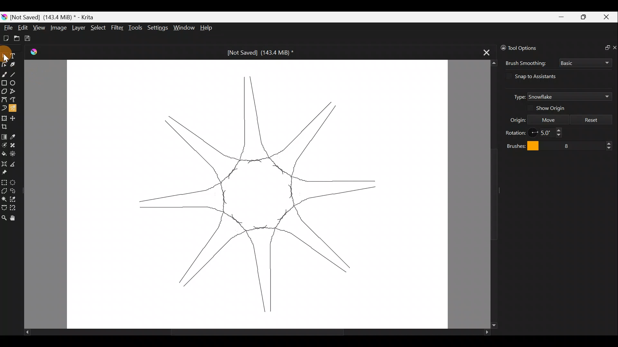  What do you see at coordinates (15, 163) in the screenshot?
I see `Measure the distance between two points` at bounding box center [15, 163].